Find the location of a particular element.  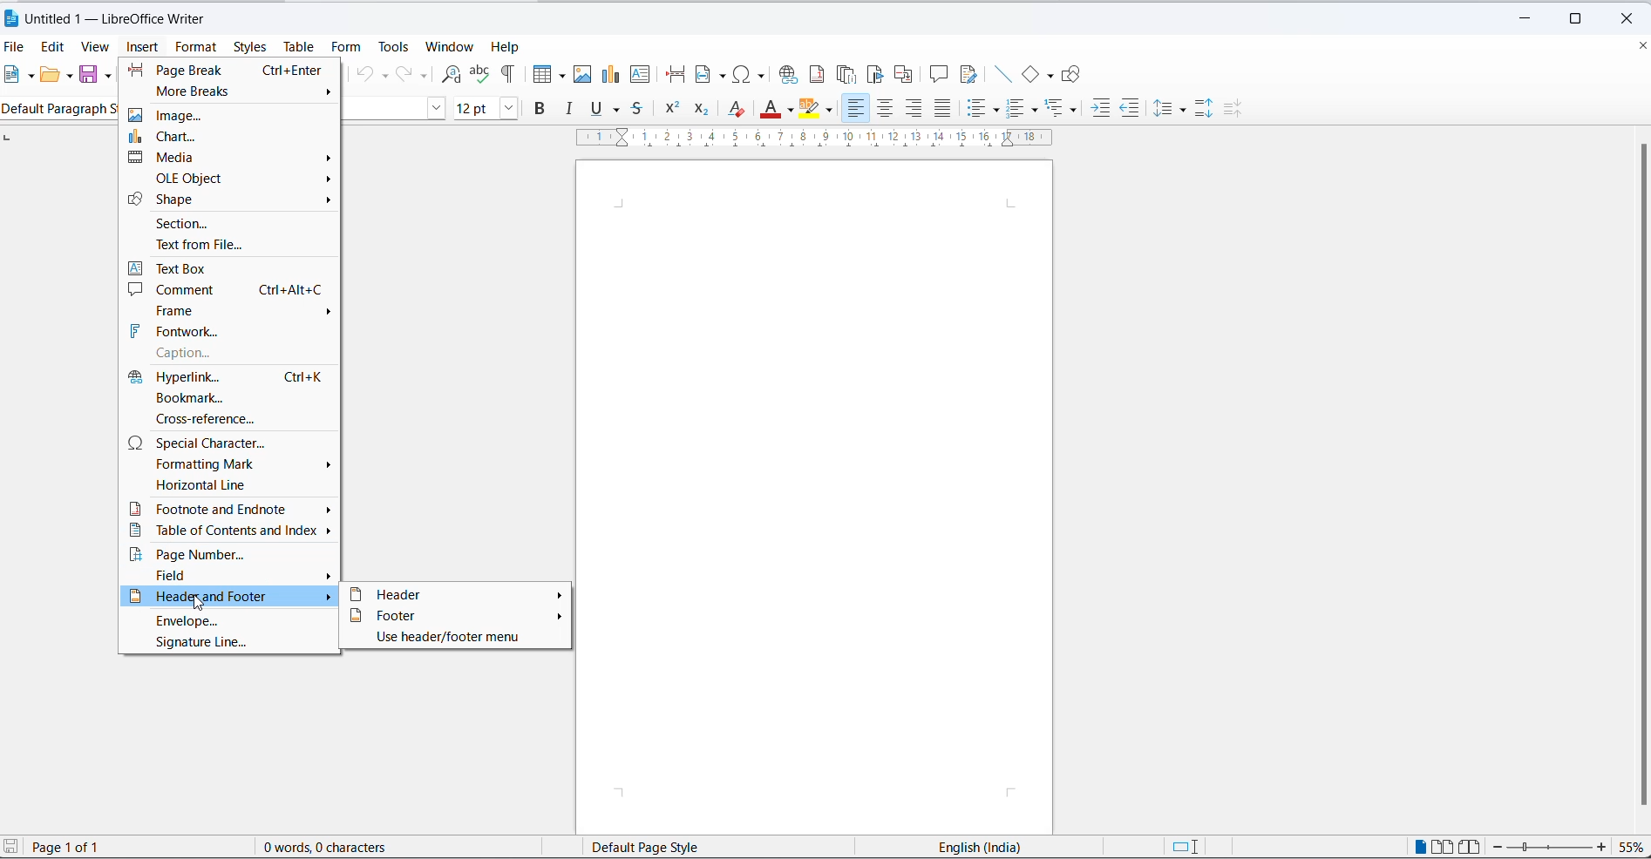

special character is located at coordinates (234, 441).